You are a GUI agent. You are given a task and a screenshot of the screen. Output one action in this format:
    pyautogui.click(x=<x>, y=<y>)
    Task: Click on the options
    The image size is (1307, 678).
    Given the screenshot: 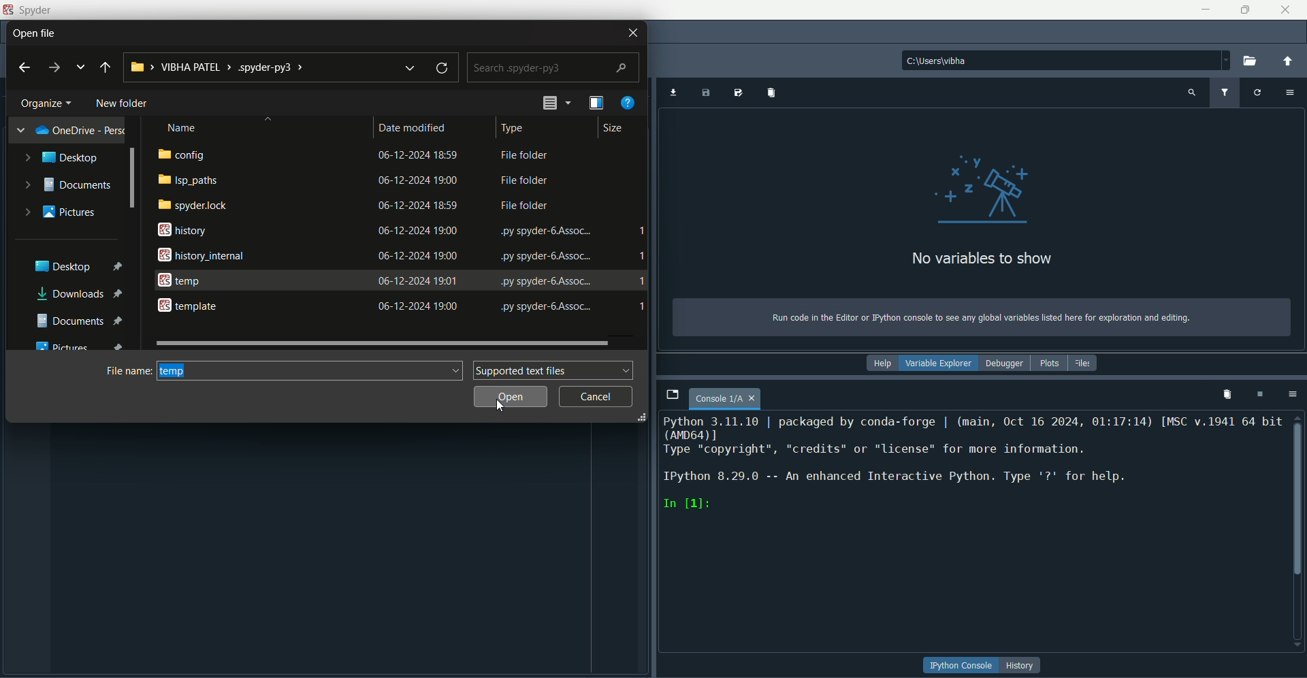 What is the action you would take?
    pyautogui.click(x=1292, y=93)
    